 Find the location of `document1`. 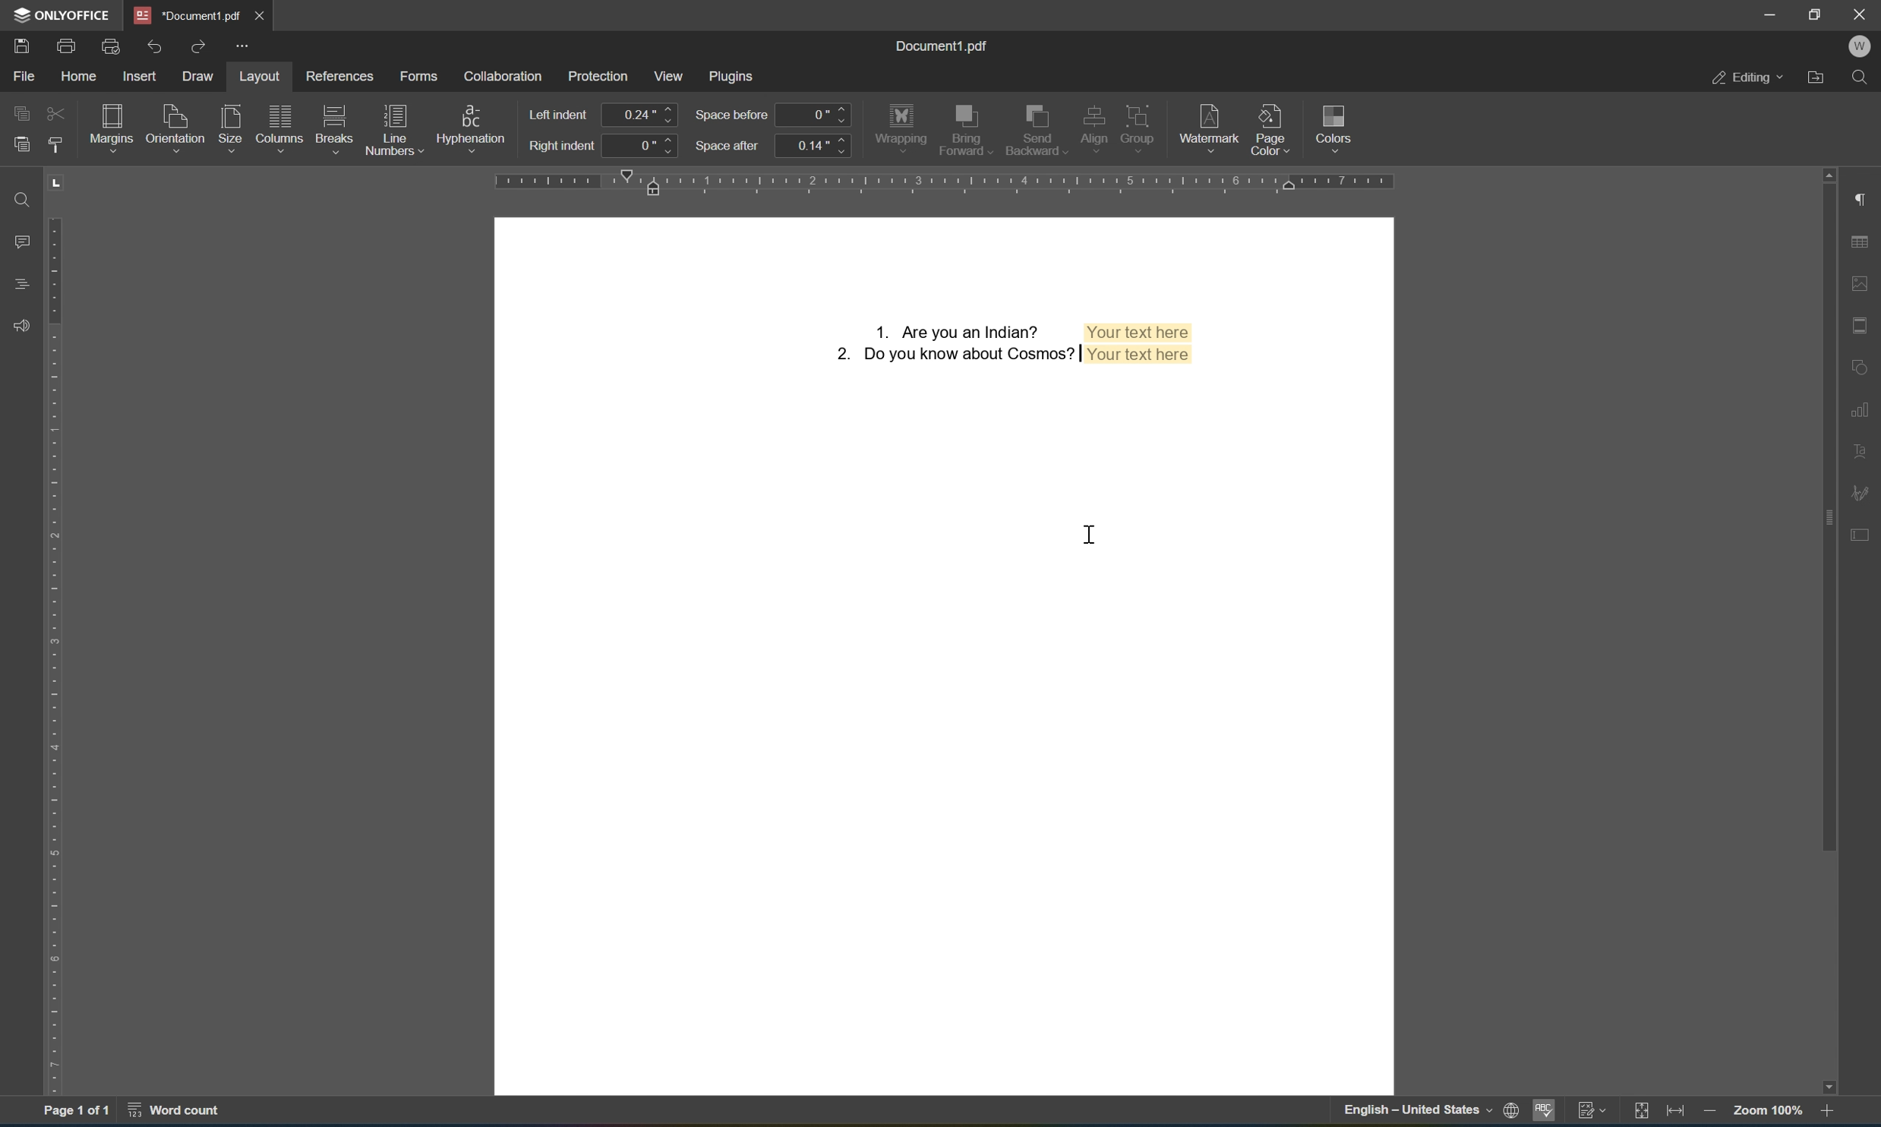

document1 is located at coordinates (188, 15).